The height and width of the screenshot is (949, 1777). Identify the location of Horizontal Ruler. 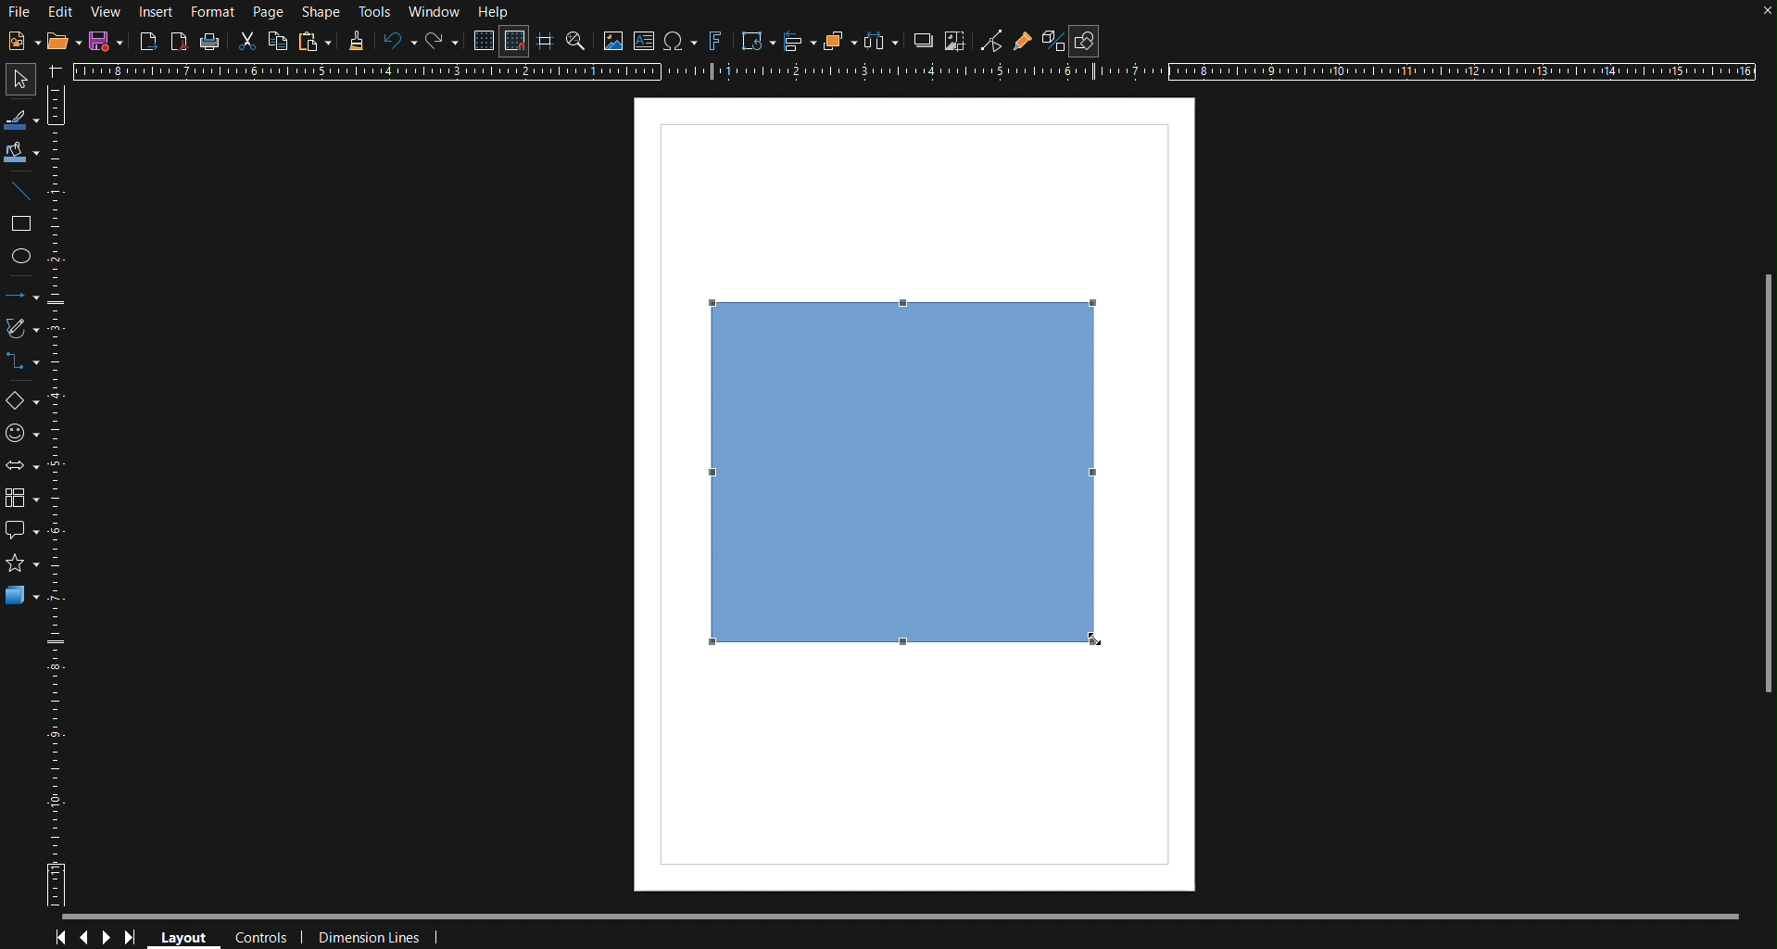
(912, 70).